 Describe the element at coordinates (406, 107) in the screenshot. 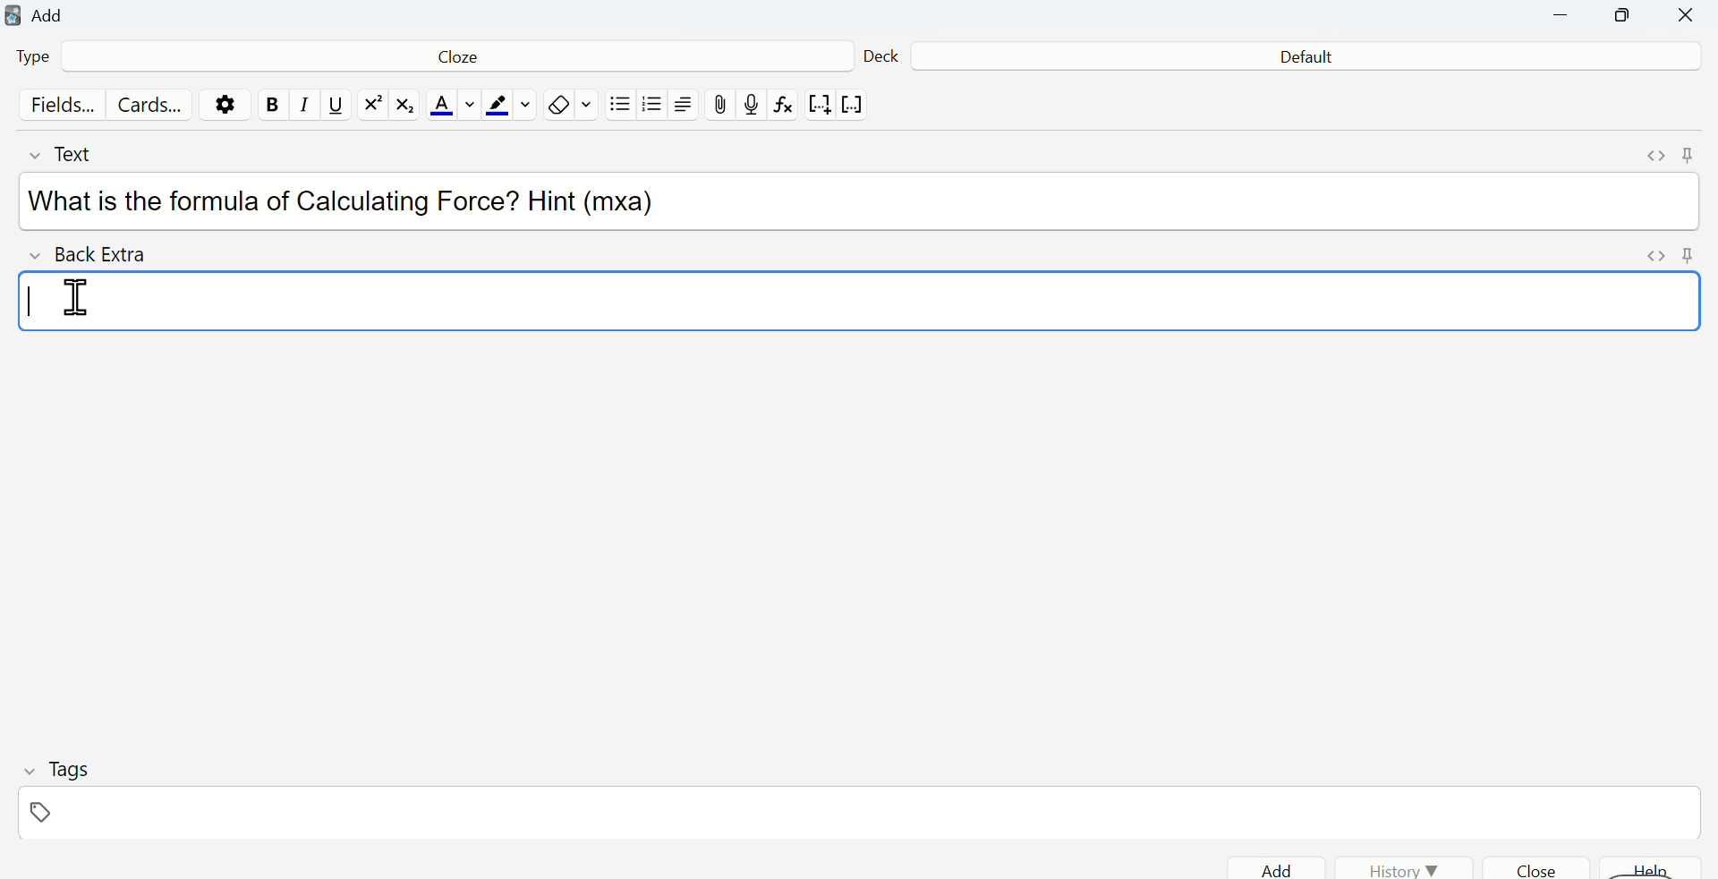

I see `matrix` at that location.